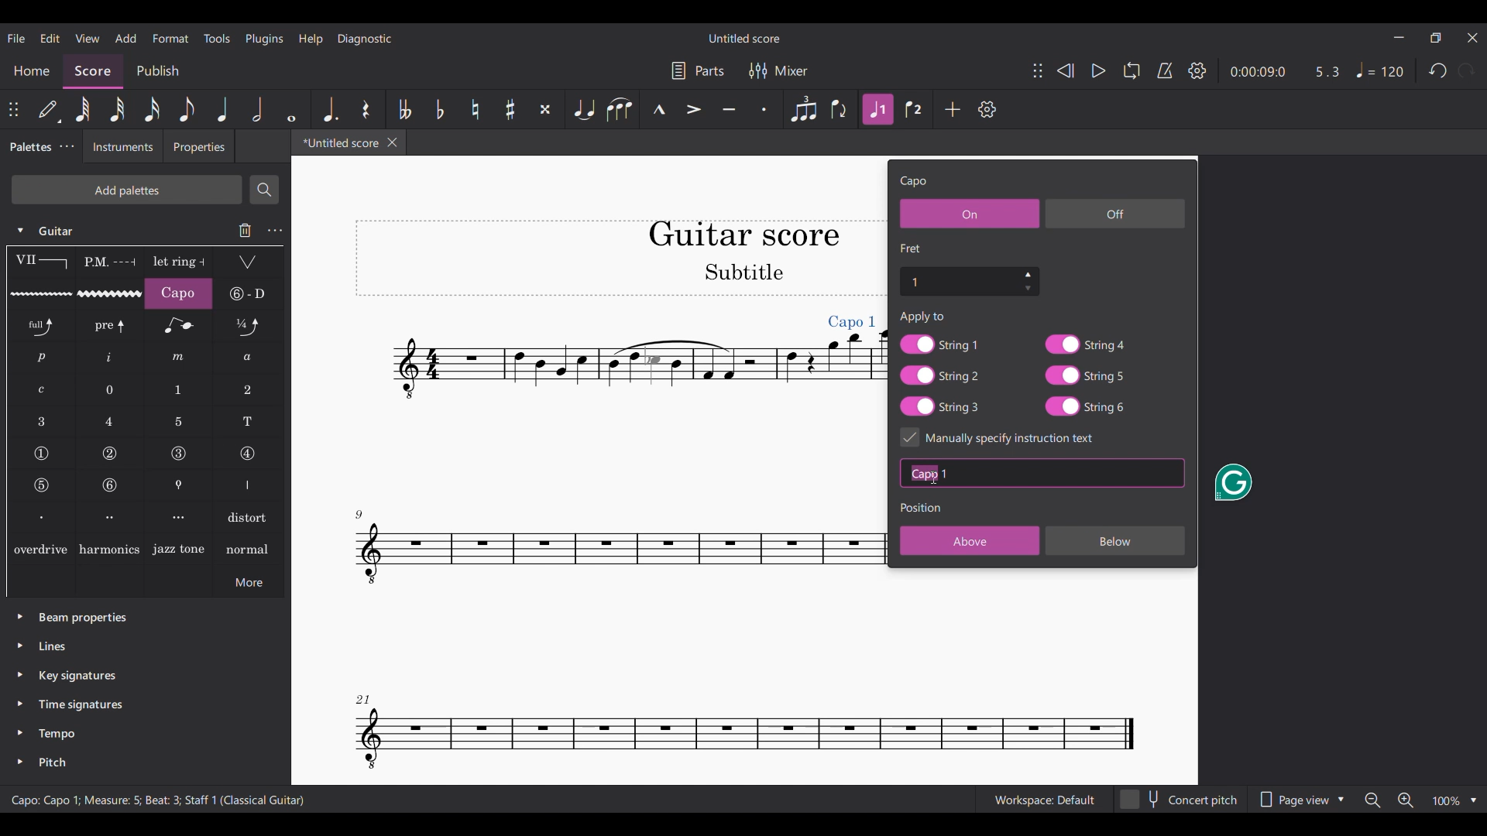 This screenshot has width=1487, height=836. I want to click on String number 1, so click(41, 454).